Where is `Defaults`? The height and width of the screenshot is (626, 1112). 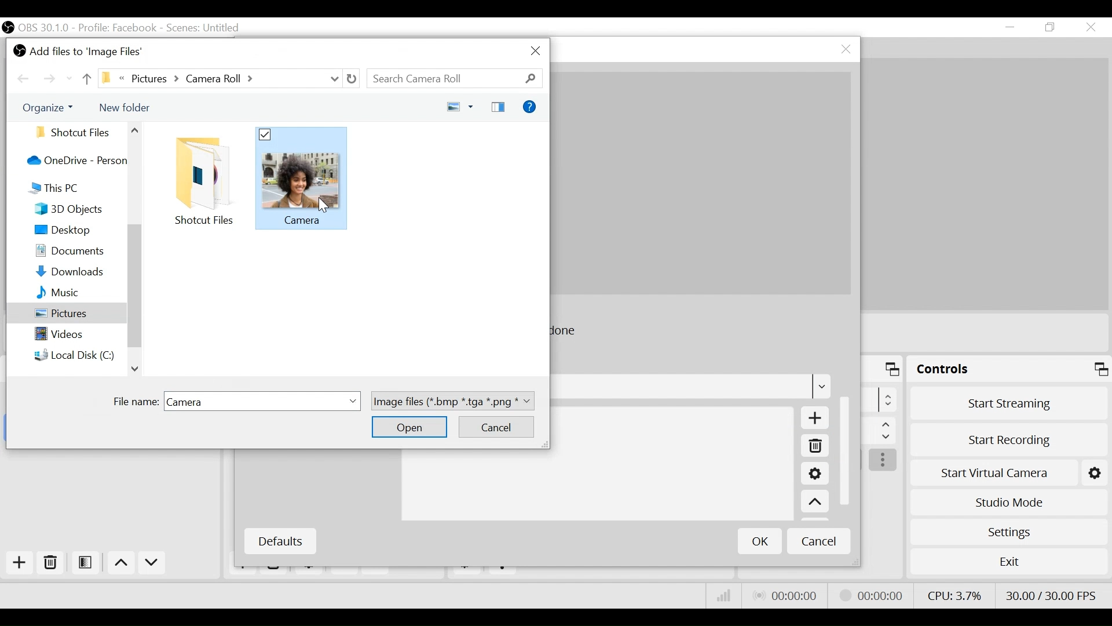
Defaults is located at coordinates (280, 541).